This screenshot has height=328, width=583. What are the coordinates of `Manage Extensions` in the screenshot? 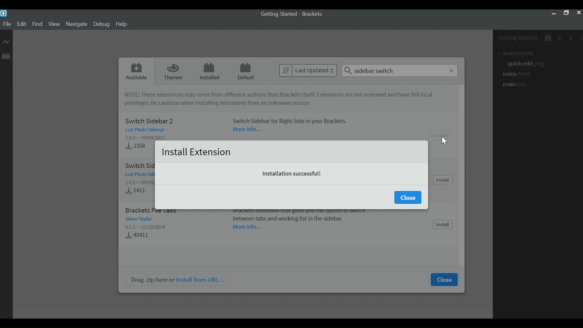 It's located at (5, 55).